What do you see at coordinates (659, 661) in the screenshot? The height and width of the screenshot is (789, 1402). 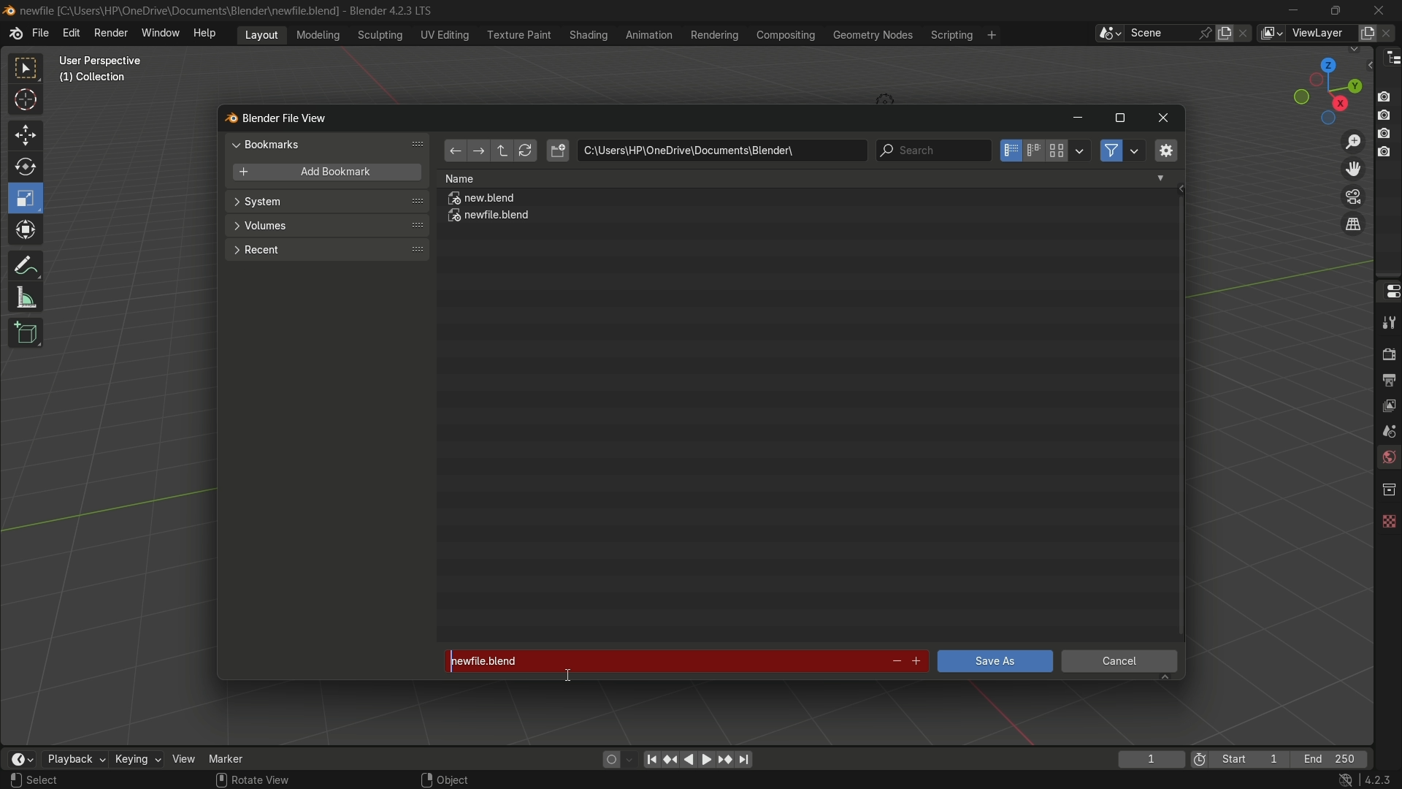 I see `newfile.blend` at bounding box center [659, 661].